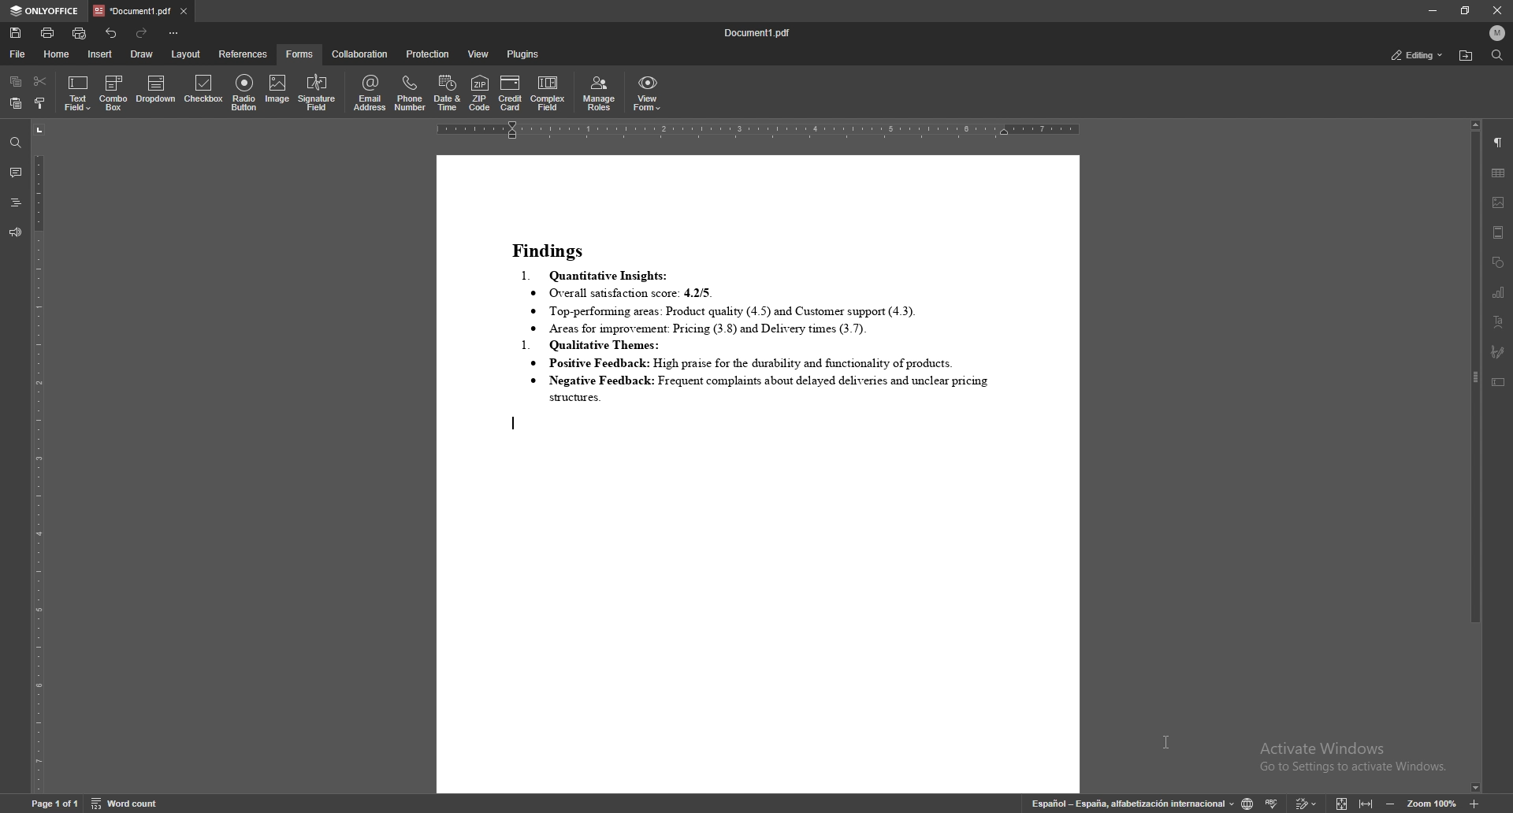  I want to click on tab, so click(132, 11).